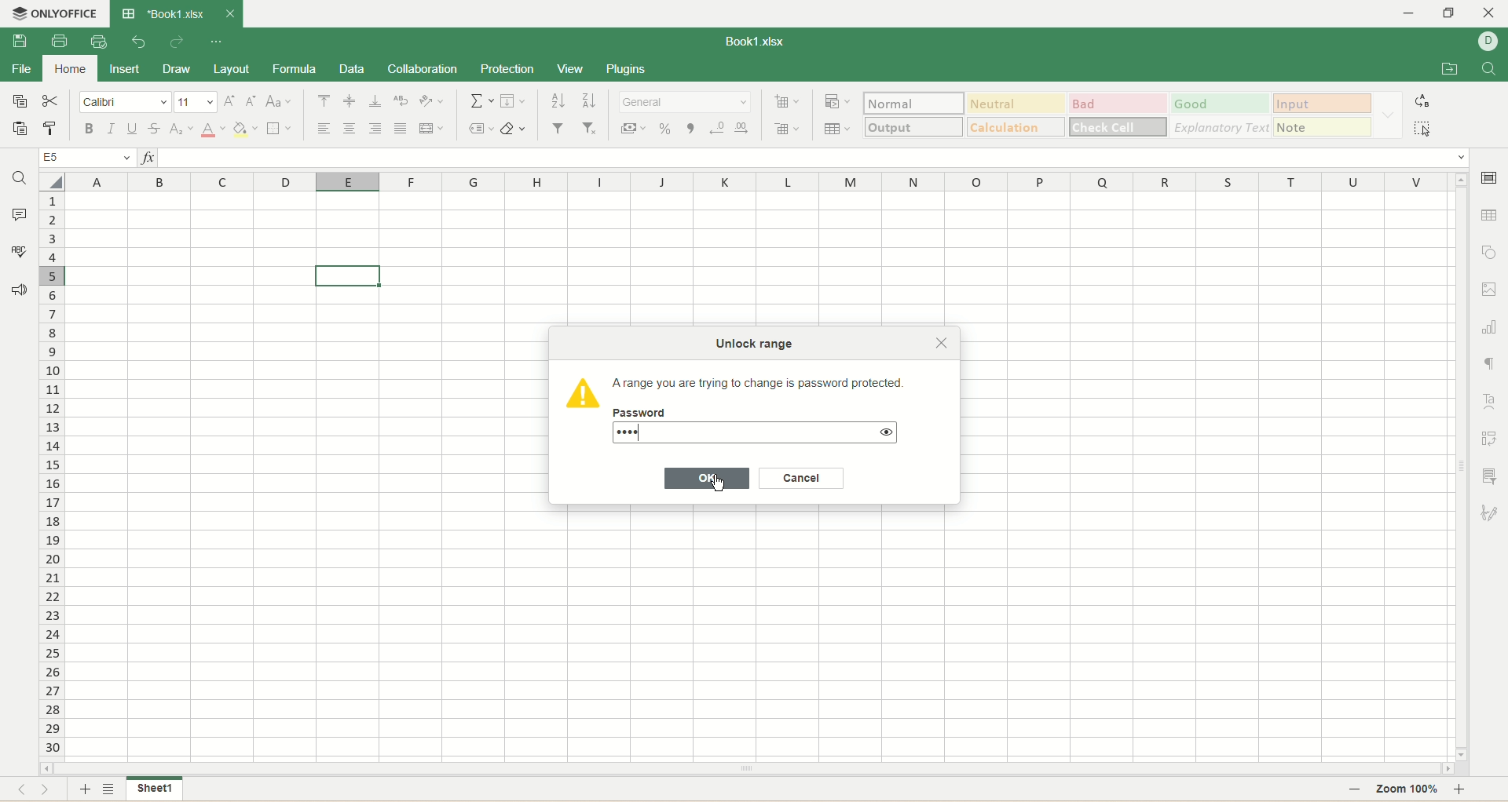 This screenshot has width=1508, height=802. What do you see at coordinates (141, 42) in the screenshot?
I see `undo` at bounding box center [141, 42].